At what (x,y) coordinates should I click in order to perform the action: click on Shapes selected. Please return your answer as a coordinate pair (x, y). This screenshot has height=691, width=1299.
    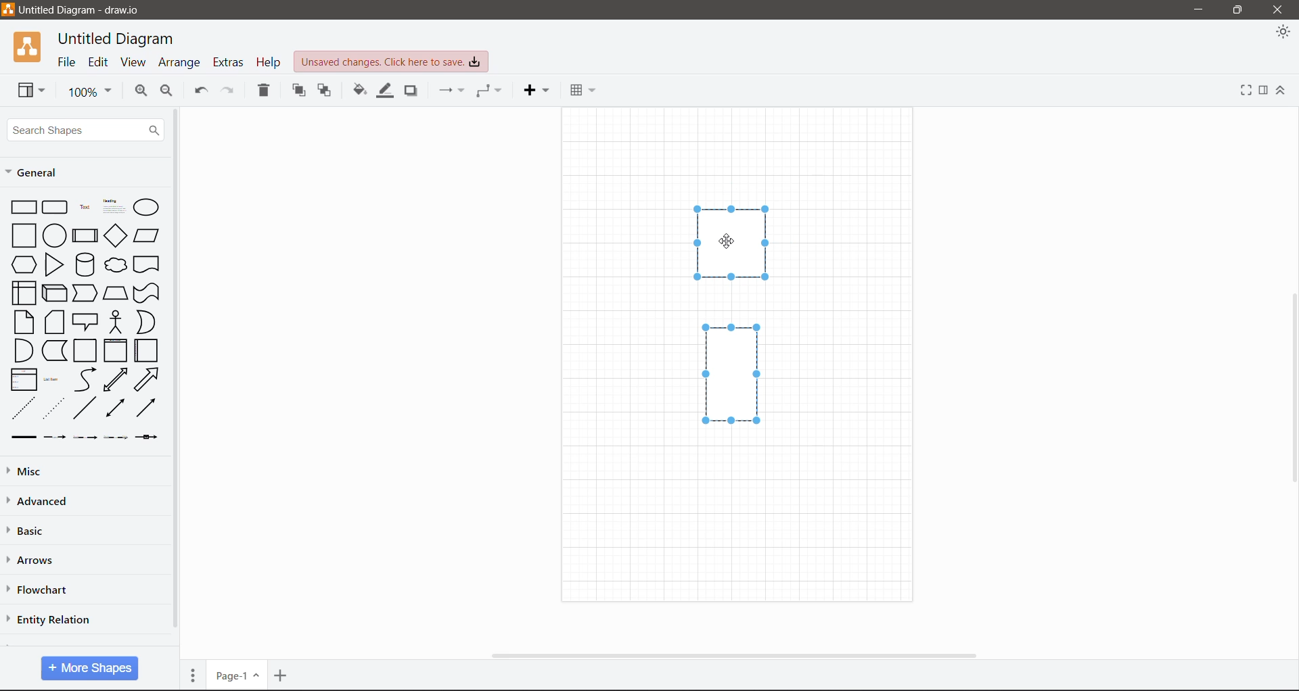
    Looking at the image, I should click on (733, 323).